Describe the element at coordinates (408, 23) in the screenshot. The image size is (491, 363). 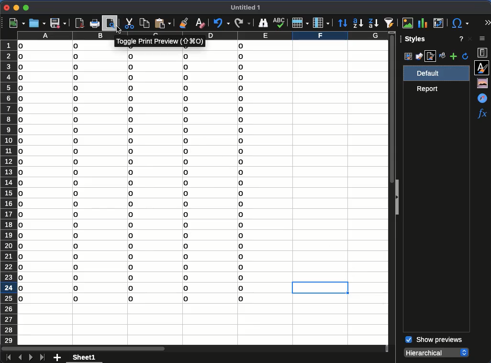
I see `image` at that location.